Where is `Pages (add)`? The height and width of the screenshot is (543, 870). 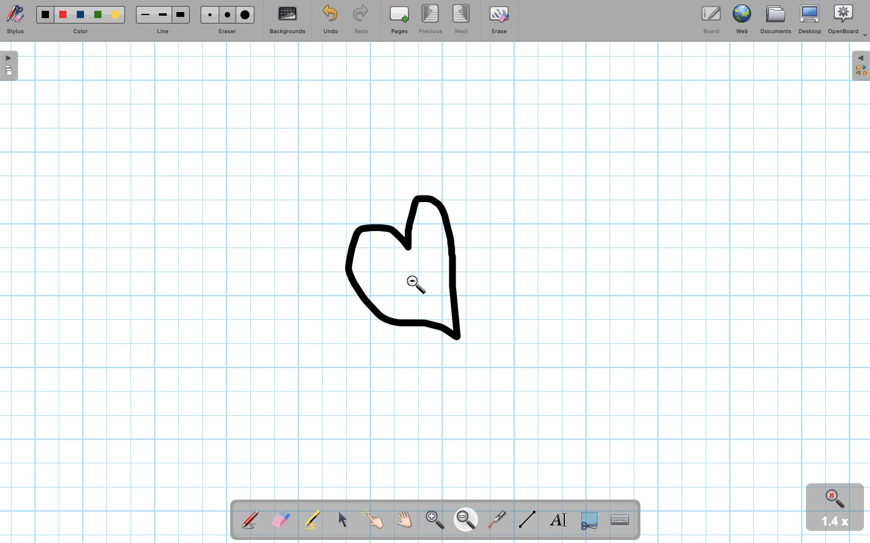
Pages (add) is located at coordinates (398, 20).